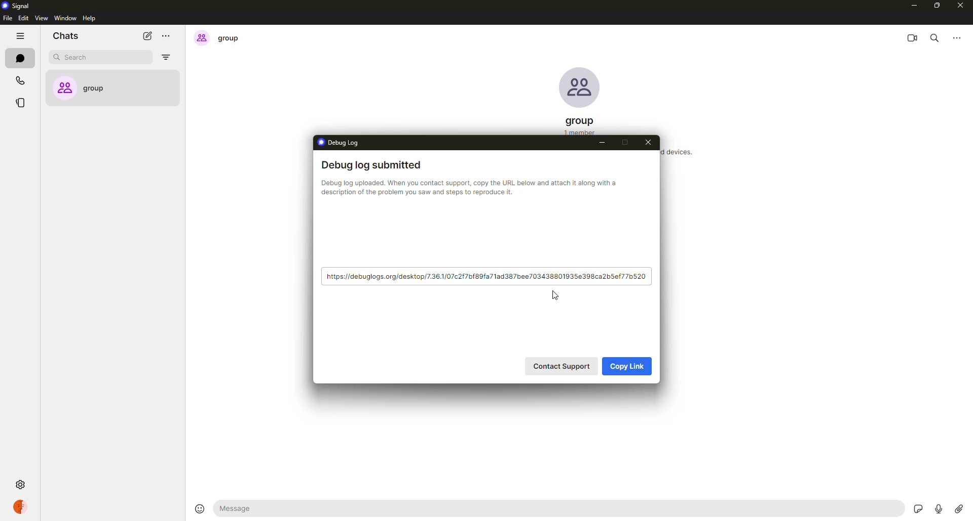  What do you see at coordinates (80, 58) in the screenshot?
I see `search` at bounding box center [80, 58].